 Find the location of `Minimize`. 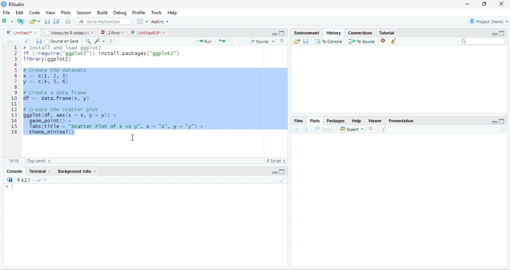

Minimize is located at coordinates (274, 172).